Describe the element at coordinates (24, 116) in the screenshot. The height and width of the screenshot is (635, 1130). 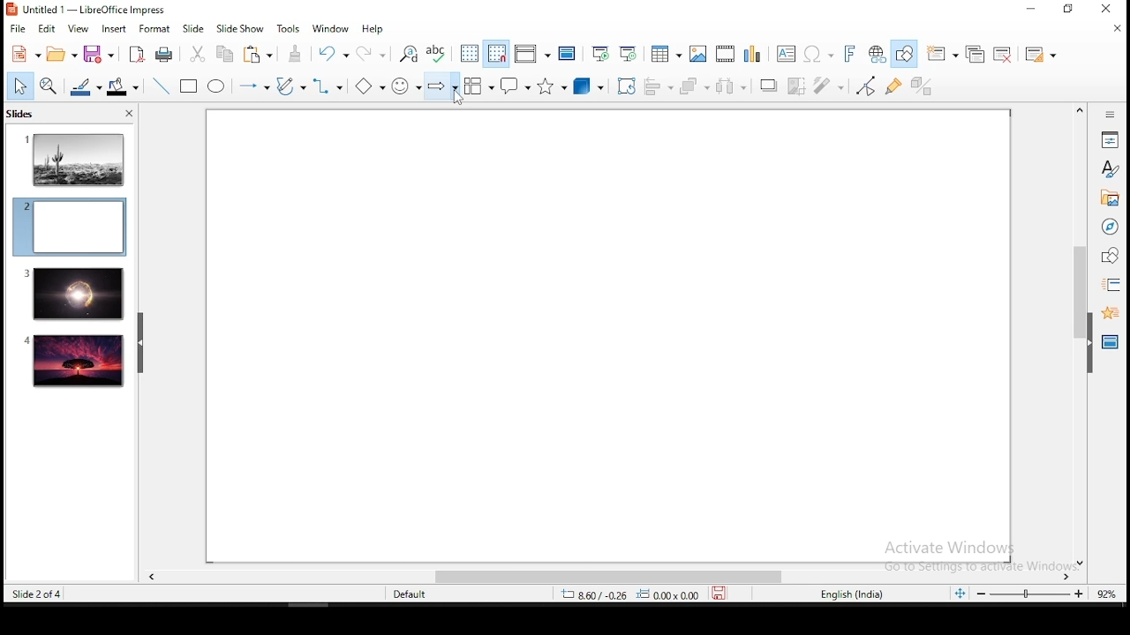
I see `slides` at that location.